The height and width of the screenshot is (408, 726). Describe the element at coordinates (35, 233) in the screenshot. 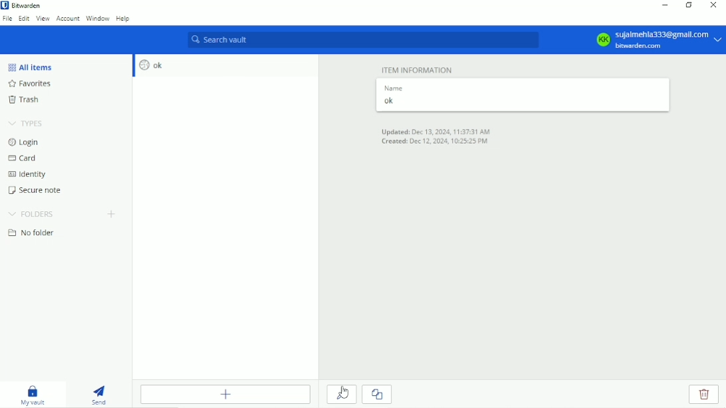

I see `No folder` at that location.